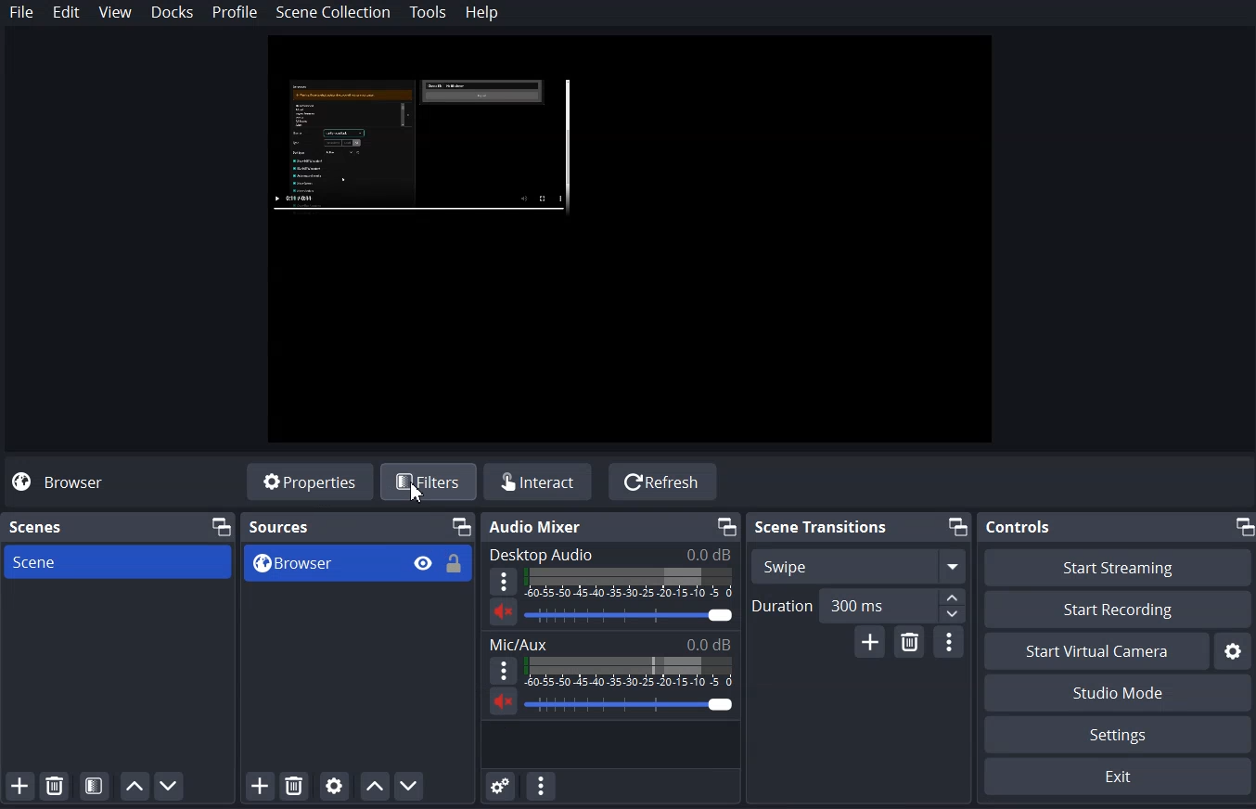  I want to click on Edit, so click(68, 12).